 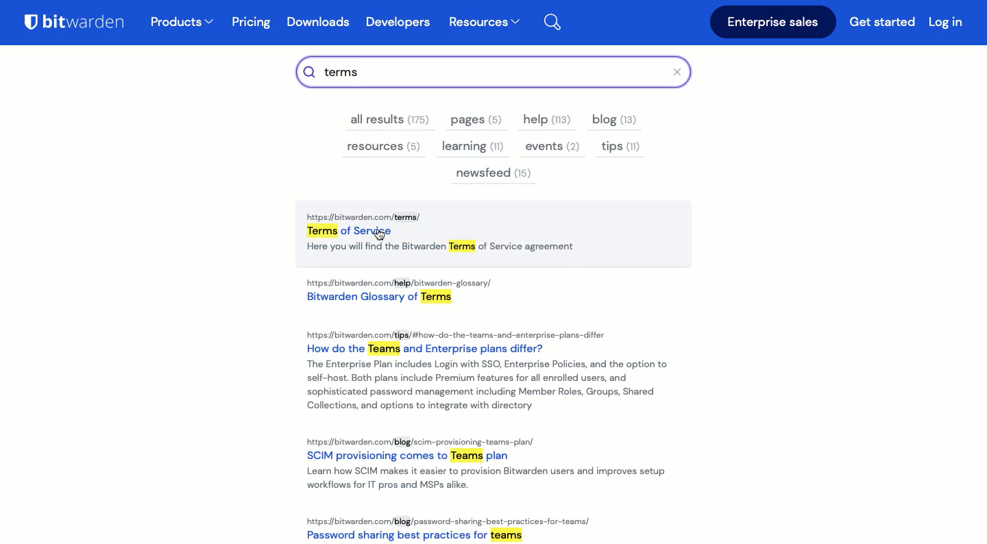 I want to click on resources, so click(x=384, y=148).